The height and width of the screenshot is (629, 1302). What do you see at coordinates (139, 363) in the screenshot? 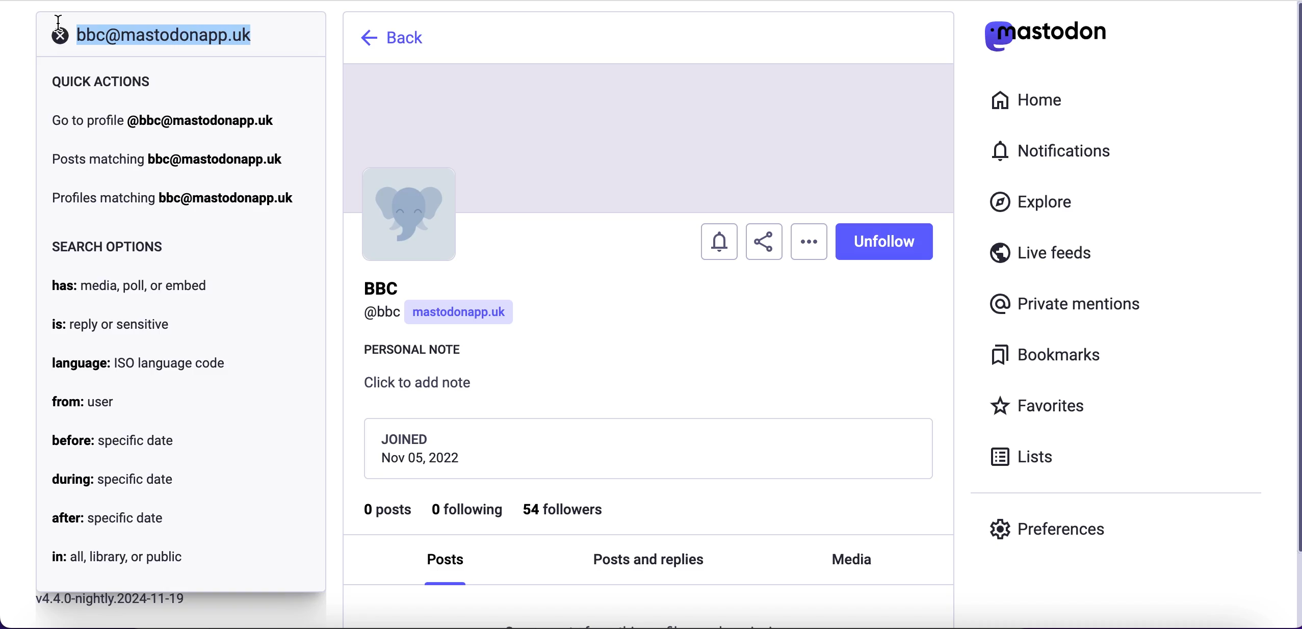
I see `language: ISO language code` at bounding box center [139, 363].